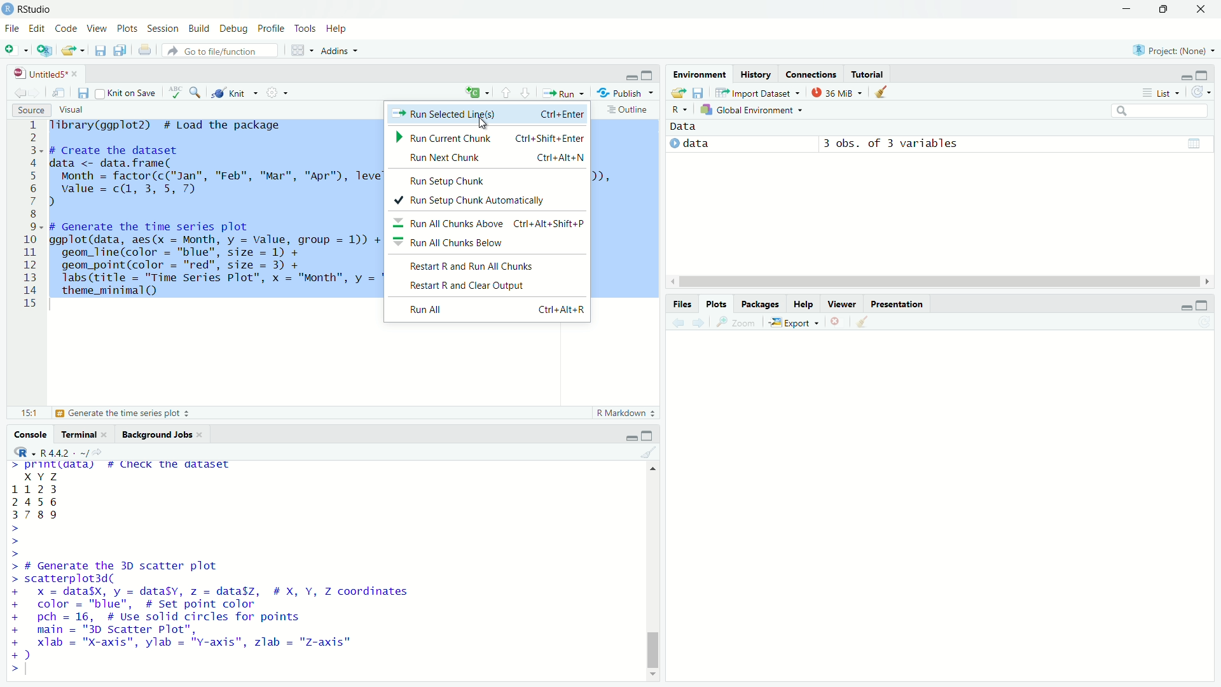  I want to click on file, so click(11, 28).